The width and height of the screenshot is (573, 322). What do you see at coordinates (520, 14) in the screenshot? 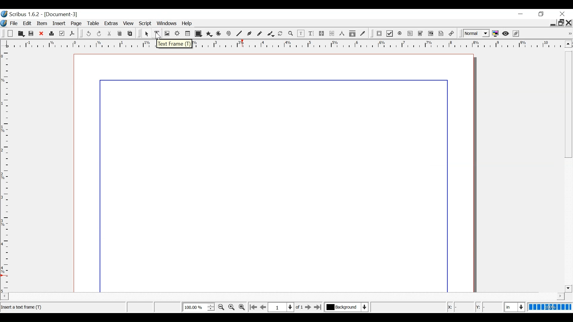
I see `minimize` at bounding box center [520, 14].